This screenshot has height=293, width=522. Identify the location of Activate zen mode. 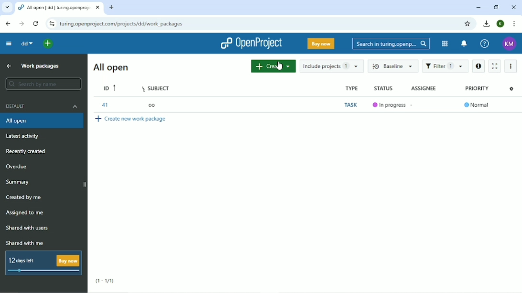
(494, 66).